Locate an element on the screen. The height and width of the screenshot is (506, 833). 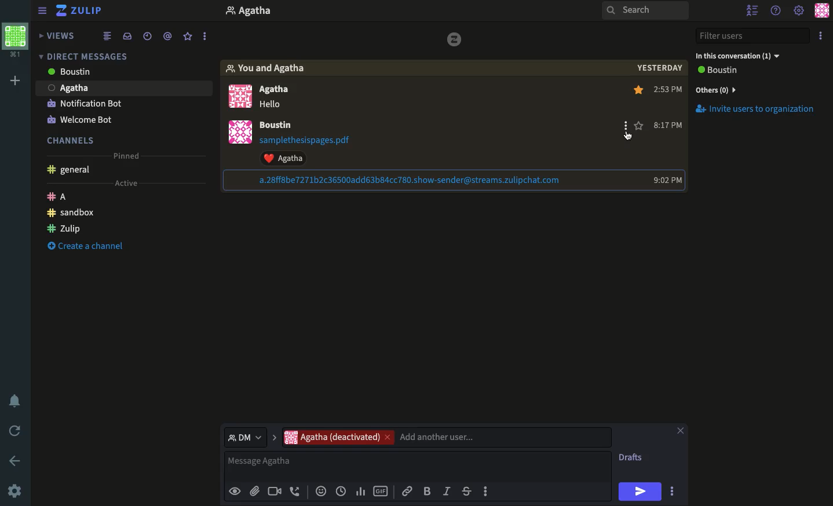
Drafts is located at coordinates (632, 459).